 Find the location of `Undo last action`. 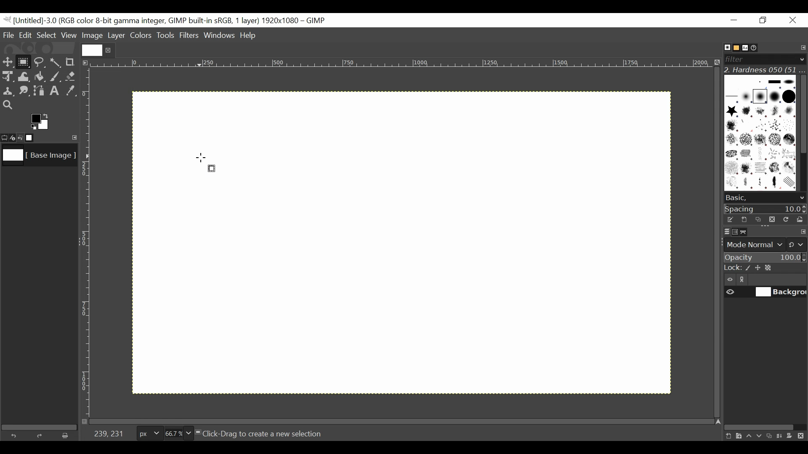

Undo last action is located at coordinates (21, 137).